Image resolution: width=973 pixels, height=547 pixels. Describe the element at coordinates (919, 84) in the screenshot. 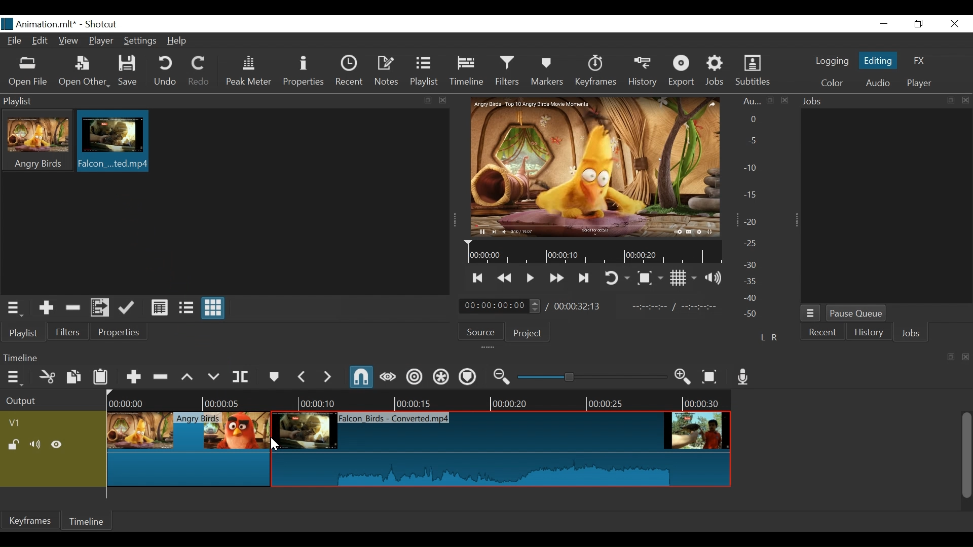

I see `Player` at that location.